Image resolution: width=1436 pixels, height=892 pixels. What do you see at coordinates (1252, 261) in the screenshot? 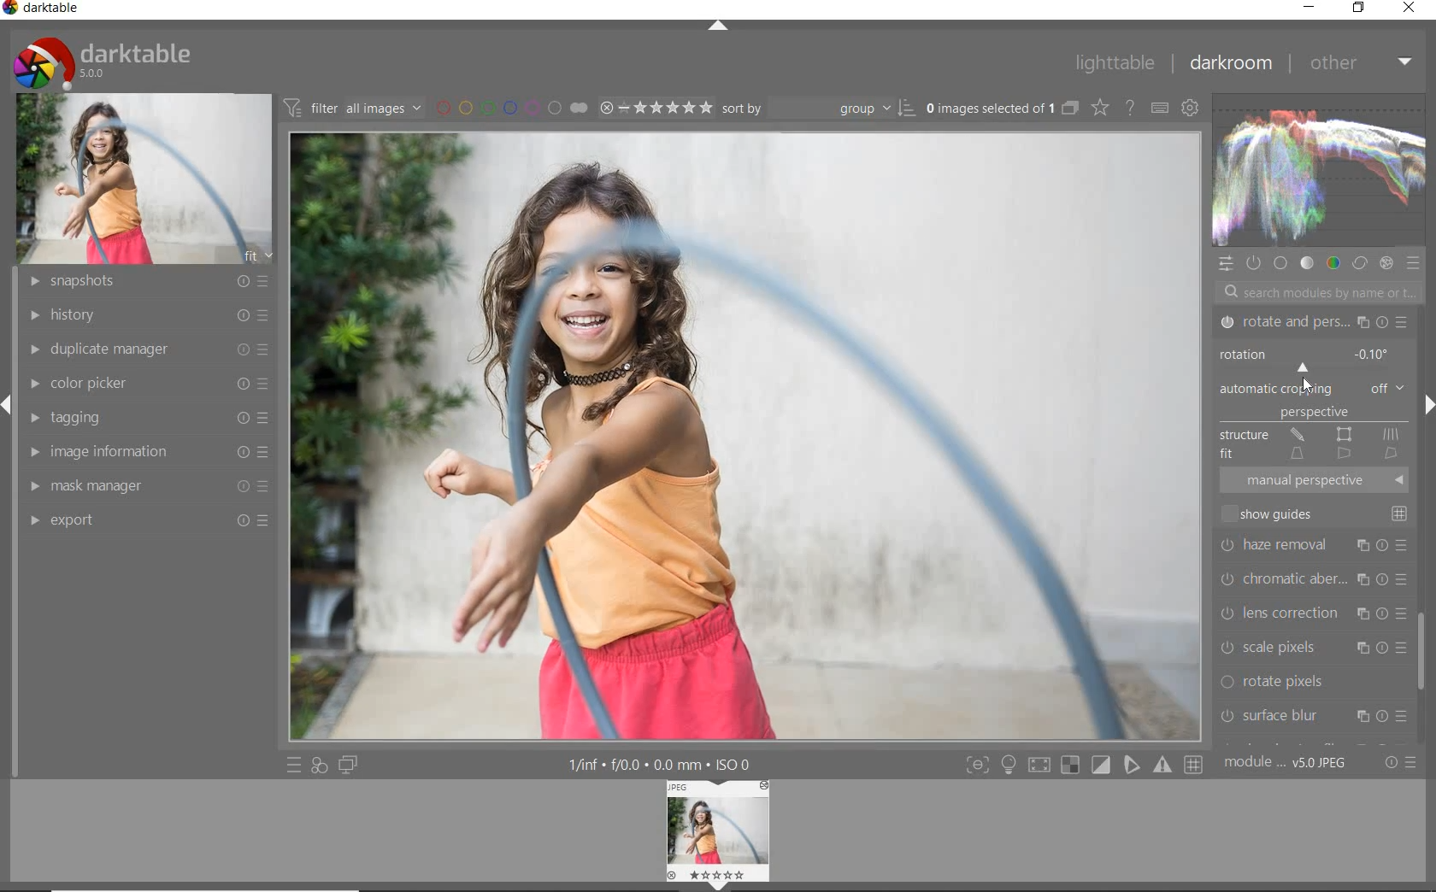
I see `show only active module` at bounding box center [1252, 261].